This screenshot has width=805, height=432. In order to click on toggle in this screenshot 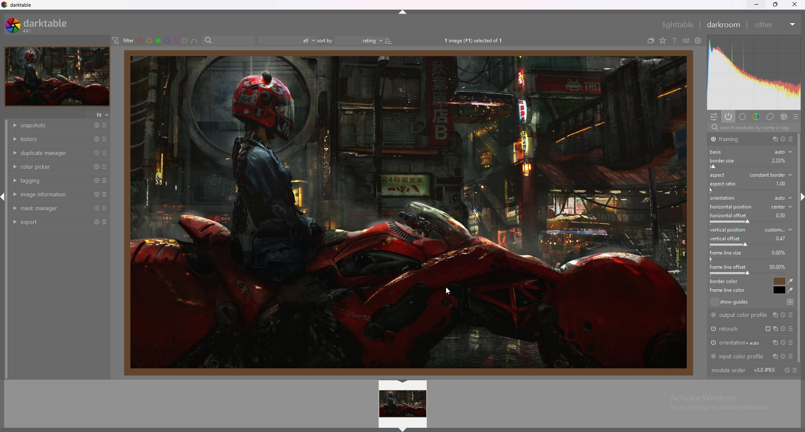, I will do `click(785, 370)`.